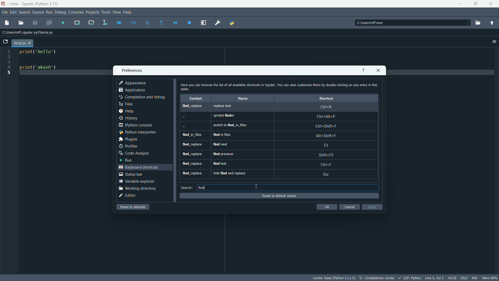 The width and height of the screenshot is (499, 281). Describe the element at coordinates (334, 278) in the screenshot. I see `conda: base (Python 3.11.5)` at that location.